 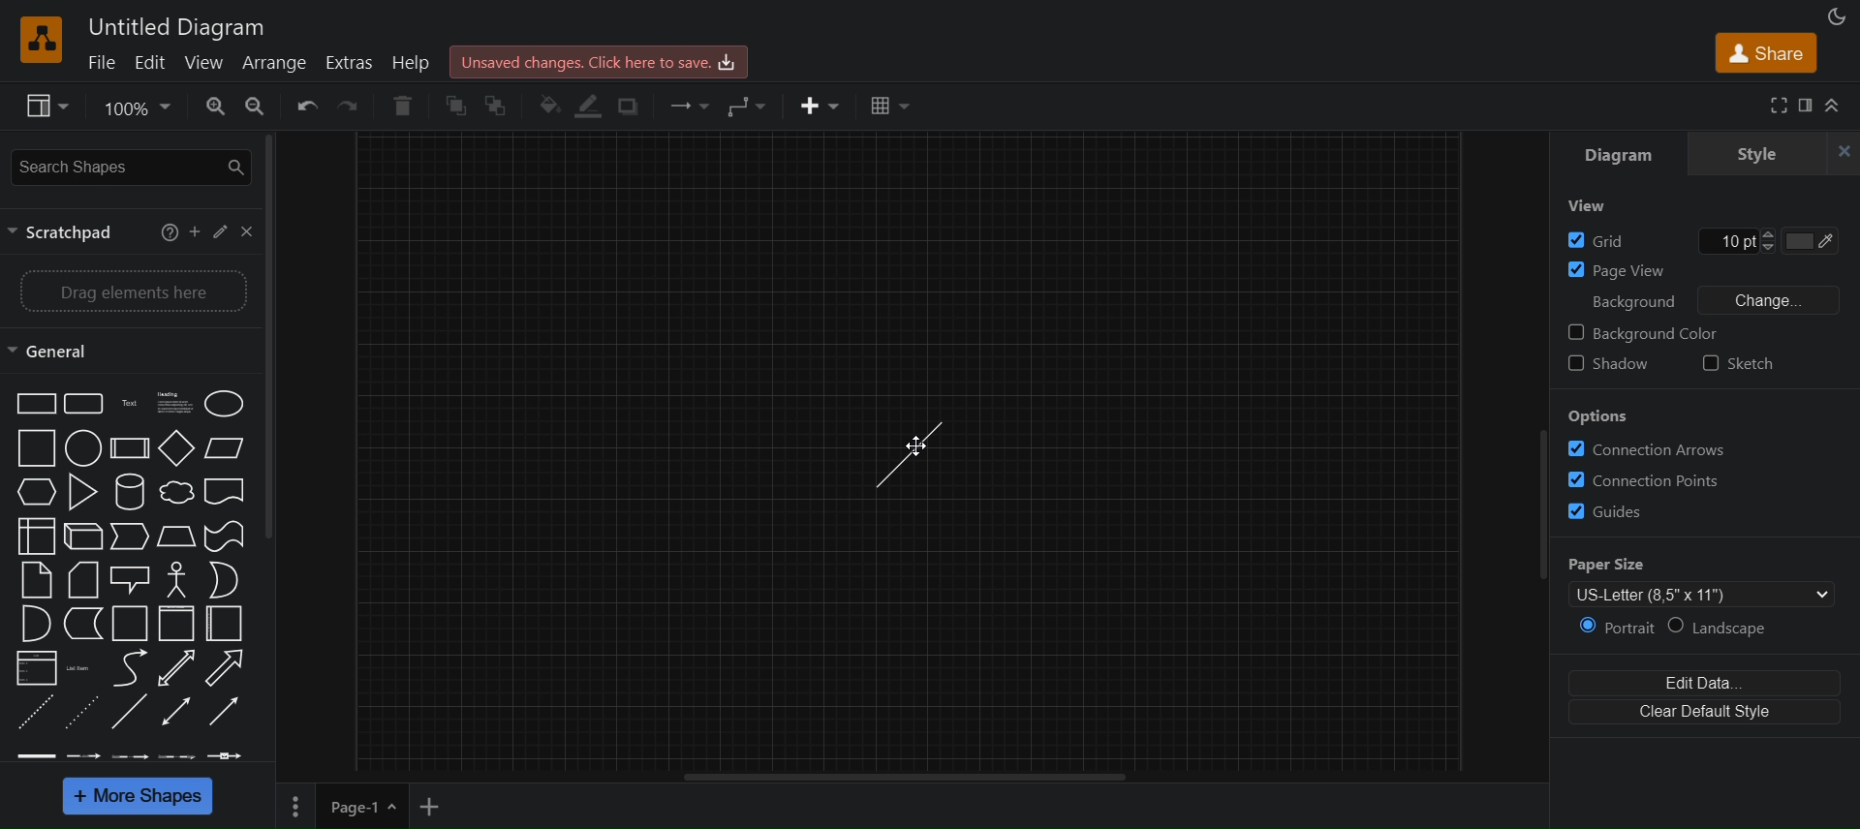 What do you see at coordinates (81, 403) in the screenshot?
I see `Rounded rectangle` at bounding box center [81, 403].